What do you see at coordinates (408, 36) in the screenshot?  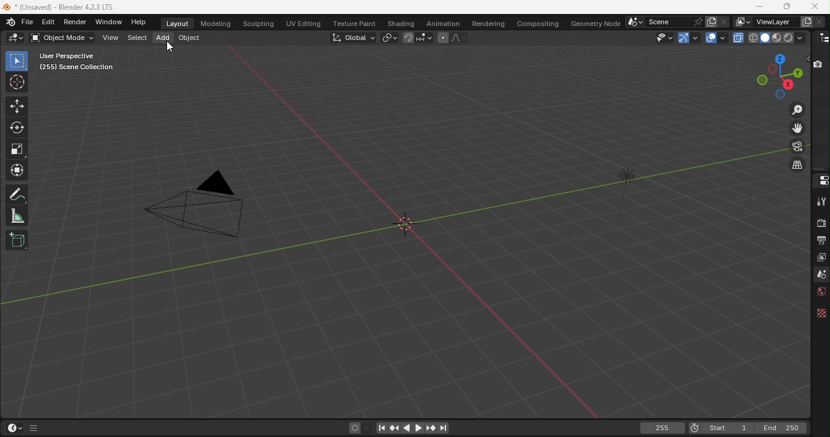 I see `Snap` at bounding box center [408, 36].